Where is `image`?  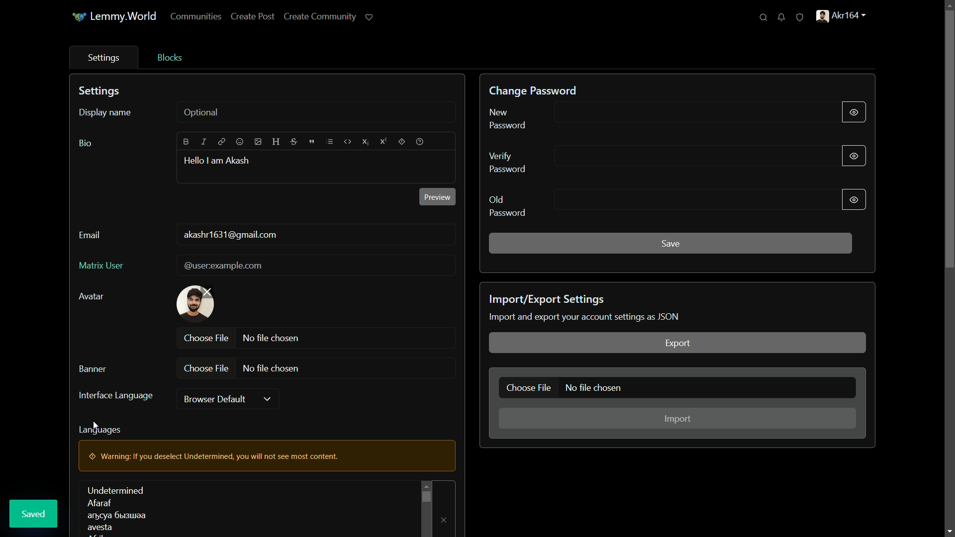
image is located at coordinates (258, 142).